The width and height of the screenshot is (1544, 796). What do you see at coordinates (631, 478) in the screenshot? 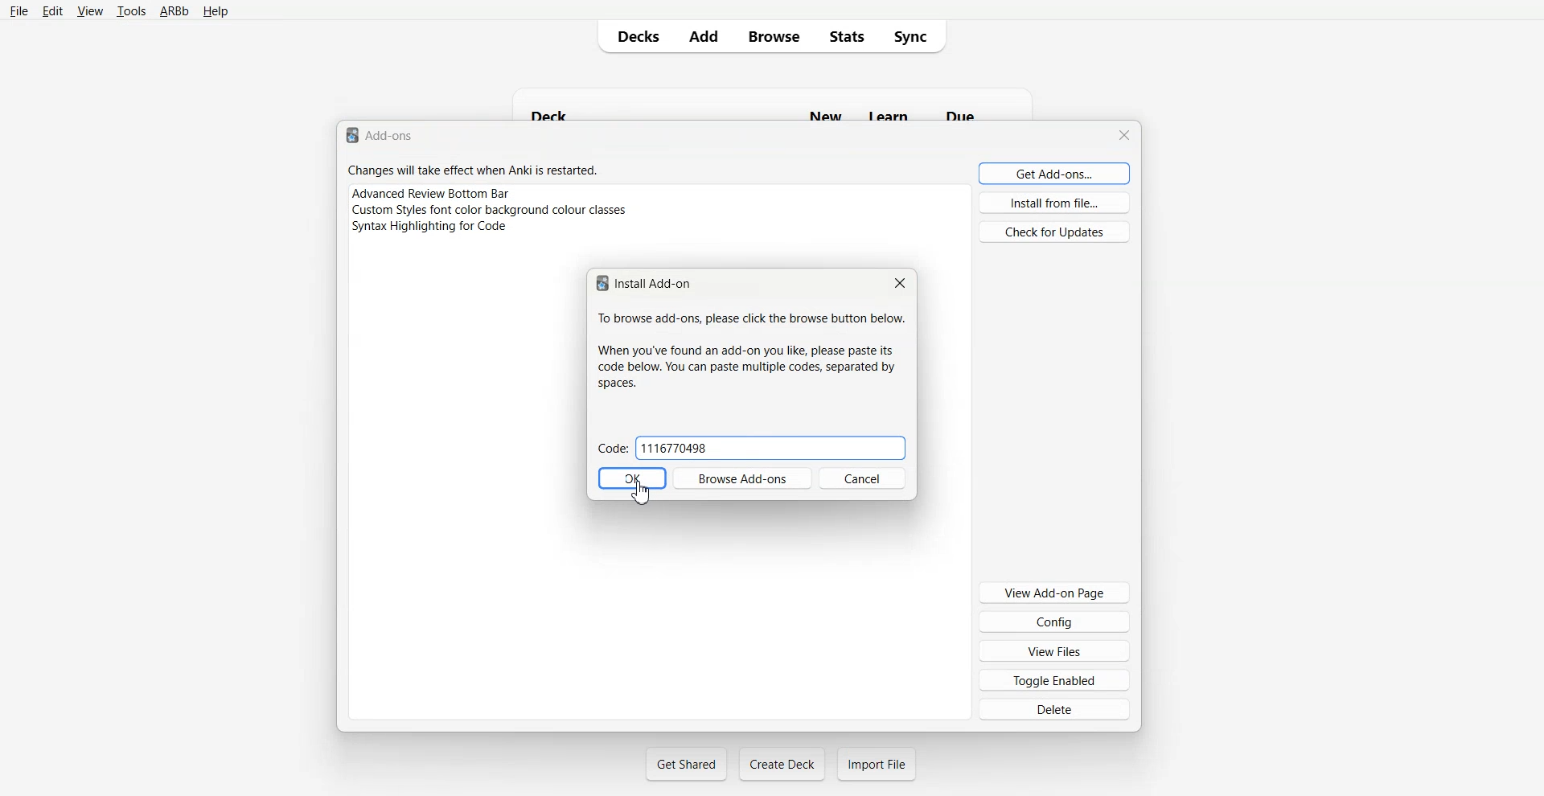
I see `OK` at bounding box center [631, 478].